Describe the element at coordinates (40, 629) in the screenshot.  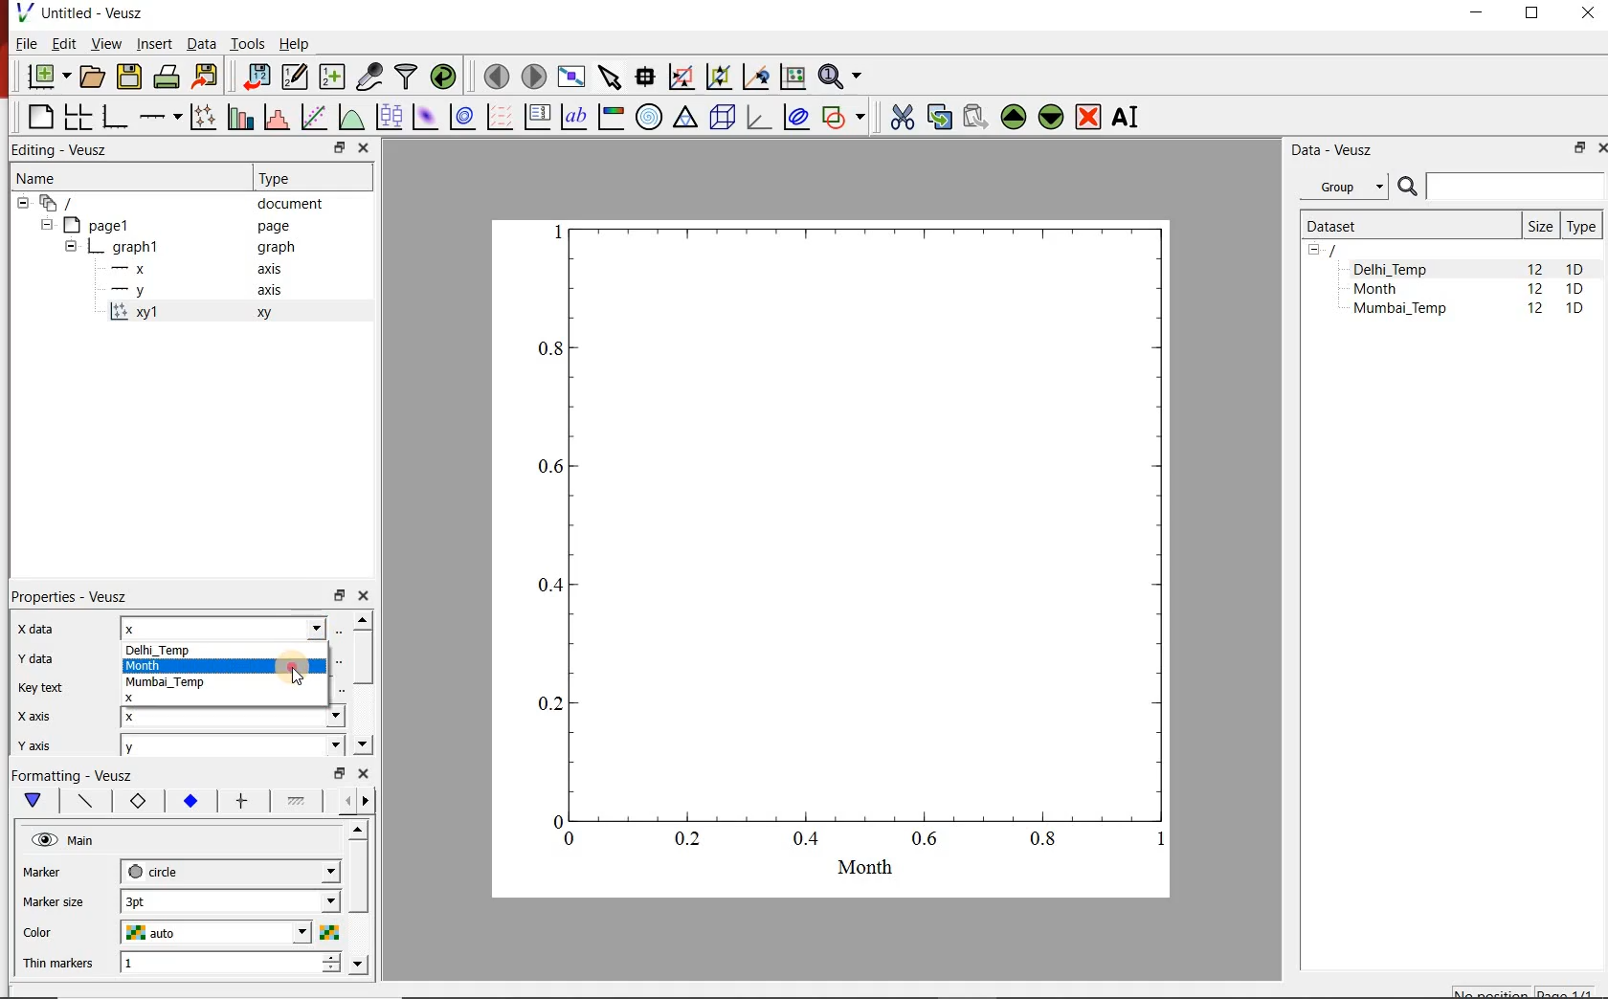
I see `x-data` at that location.